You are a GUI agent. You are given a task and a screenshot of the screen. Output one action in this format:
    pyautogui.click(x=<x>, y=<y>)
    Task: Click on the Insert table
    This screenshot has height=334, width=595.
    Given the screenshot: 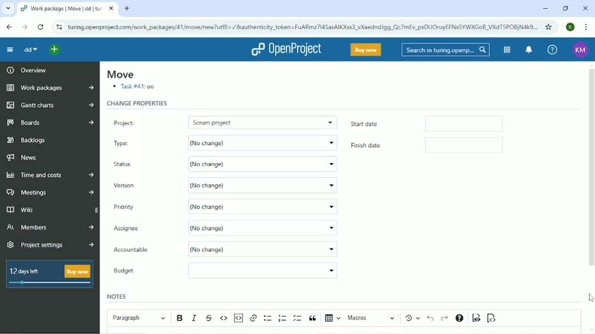 What is the action you would take?
    pyautogui.click(x=333, y=319)
    